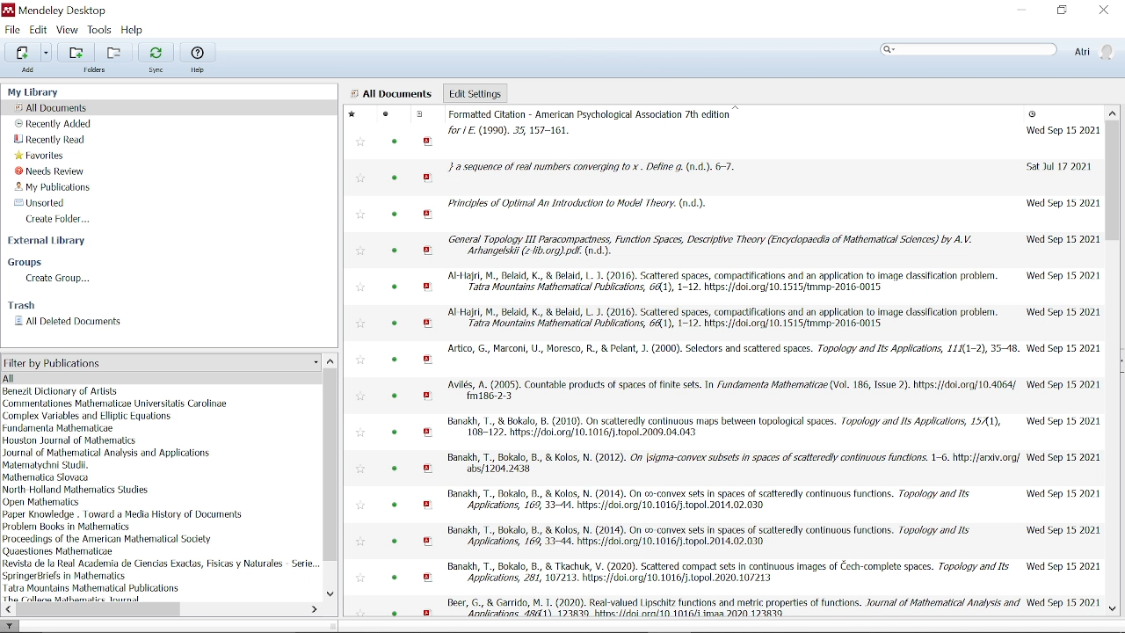 This screenshot has width=1125, height=633. What do you see at coordinates (198, 69) in the screenshot?
I see `help` at bounding box center [198, 69].